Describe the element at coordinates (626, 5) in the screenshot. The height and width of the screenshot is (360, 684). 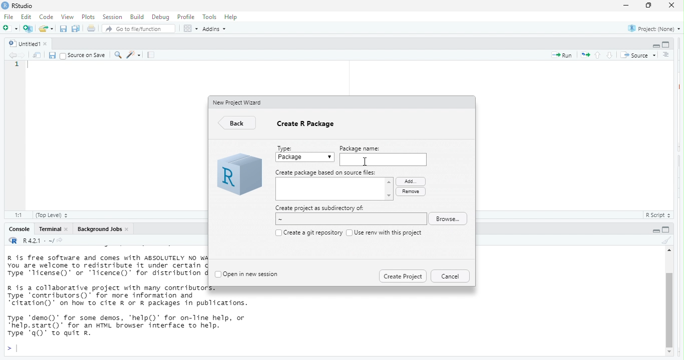
I see `minimize` at that location.